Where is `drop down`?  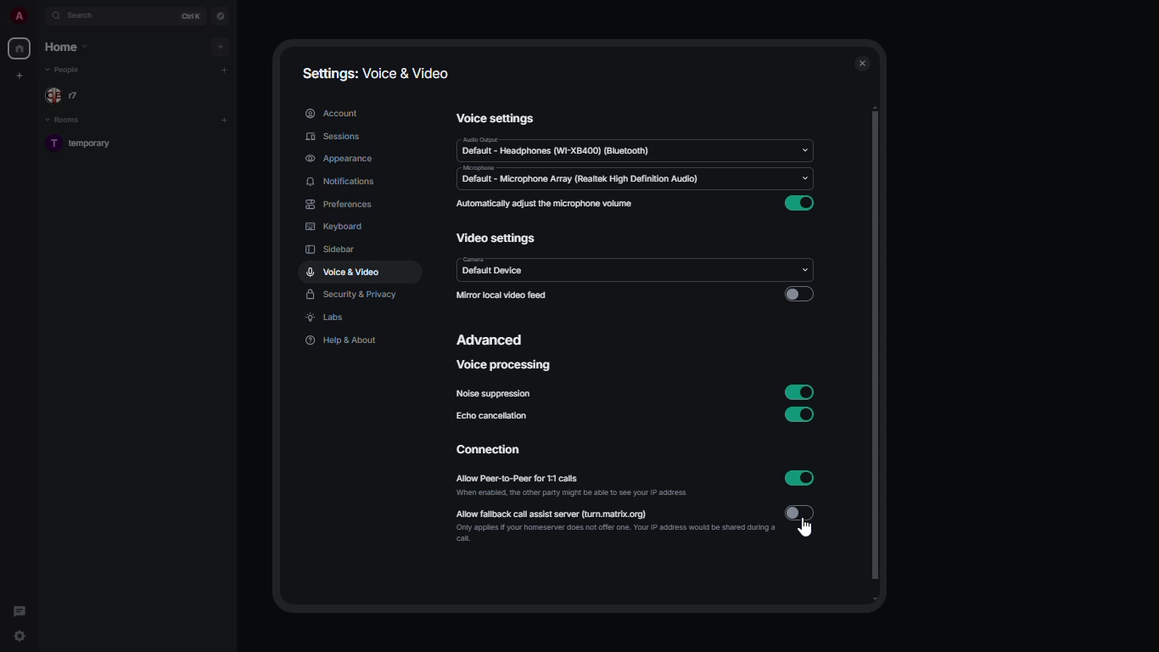
drop down is located at coordinates (802, 270).